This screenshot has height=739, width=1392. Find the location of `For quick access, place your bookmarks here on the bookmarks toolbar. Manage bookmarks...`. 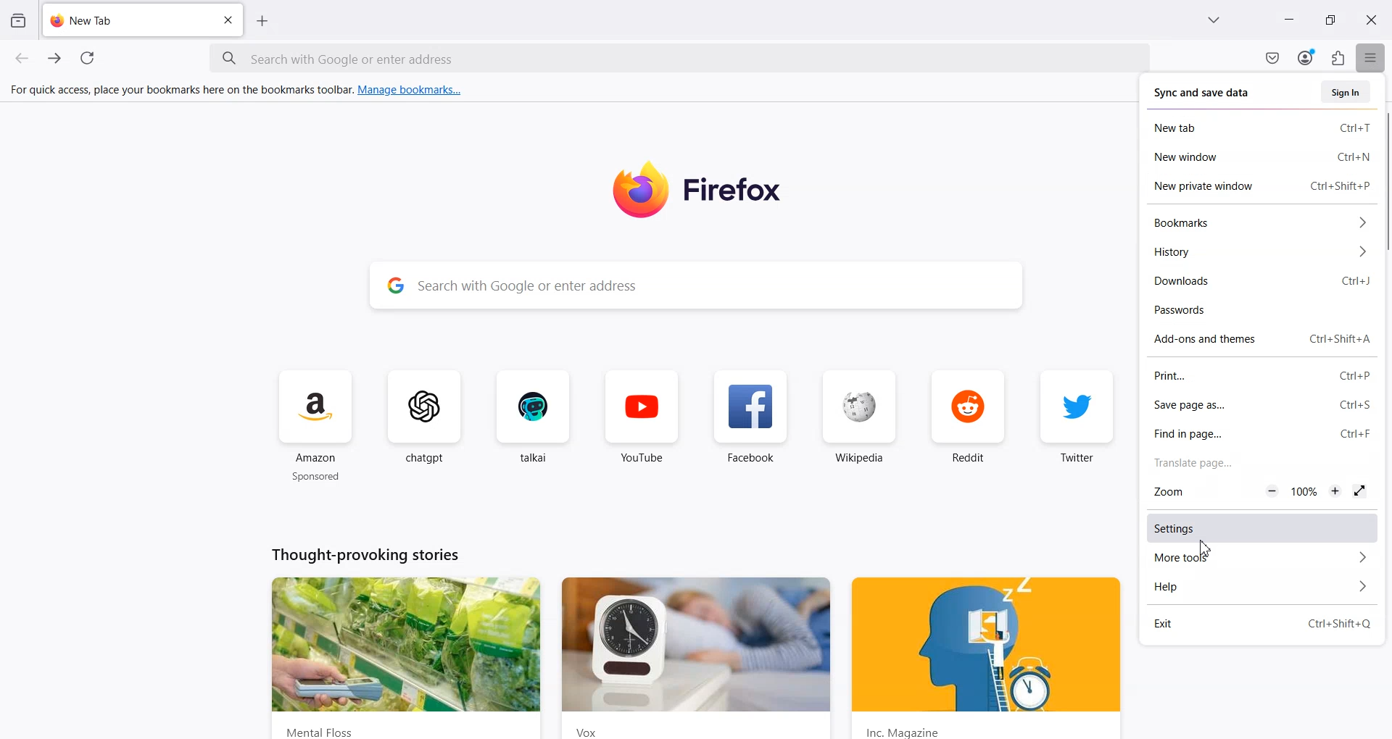

For quick access, place your bookmarks here on the bookmarks toolbar. Manage bookmarks... is located at coordinates (238, 91).